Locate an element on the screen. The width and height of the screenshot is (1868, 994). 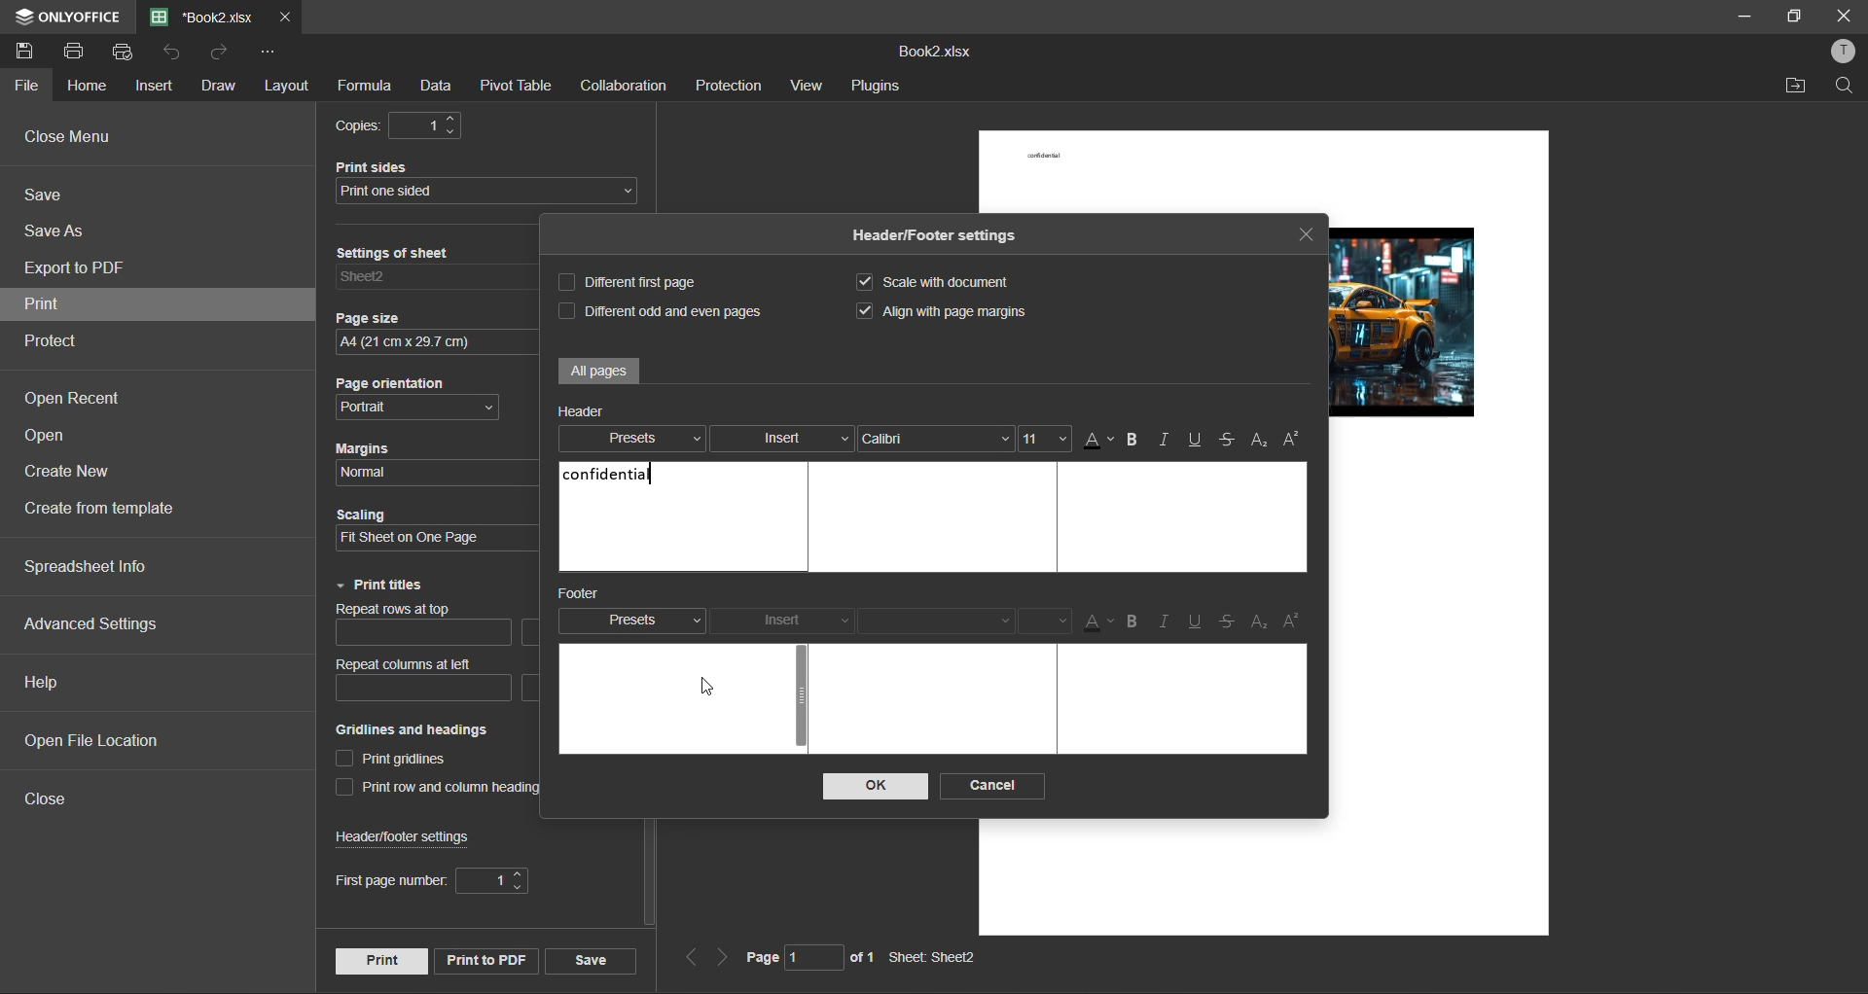
close menu is located at coordinates (74, 136).